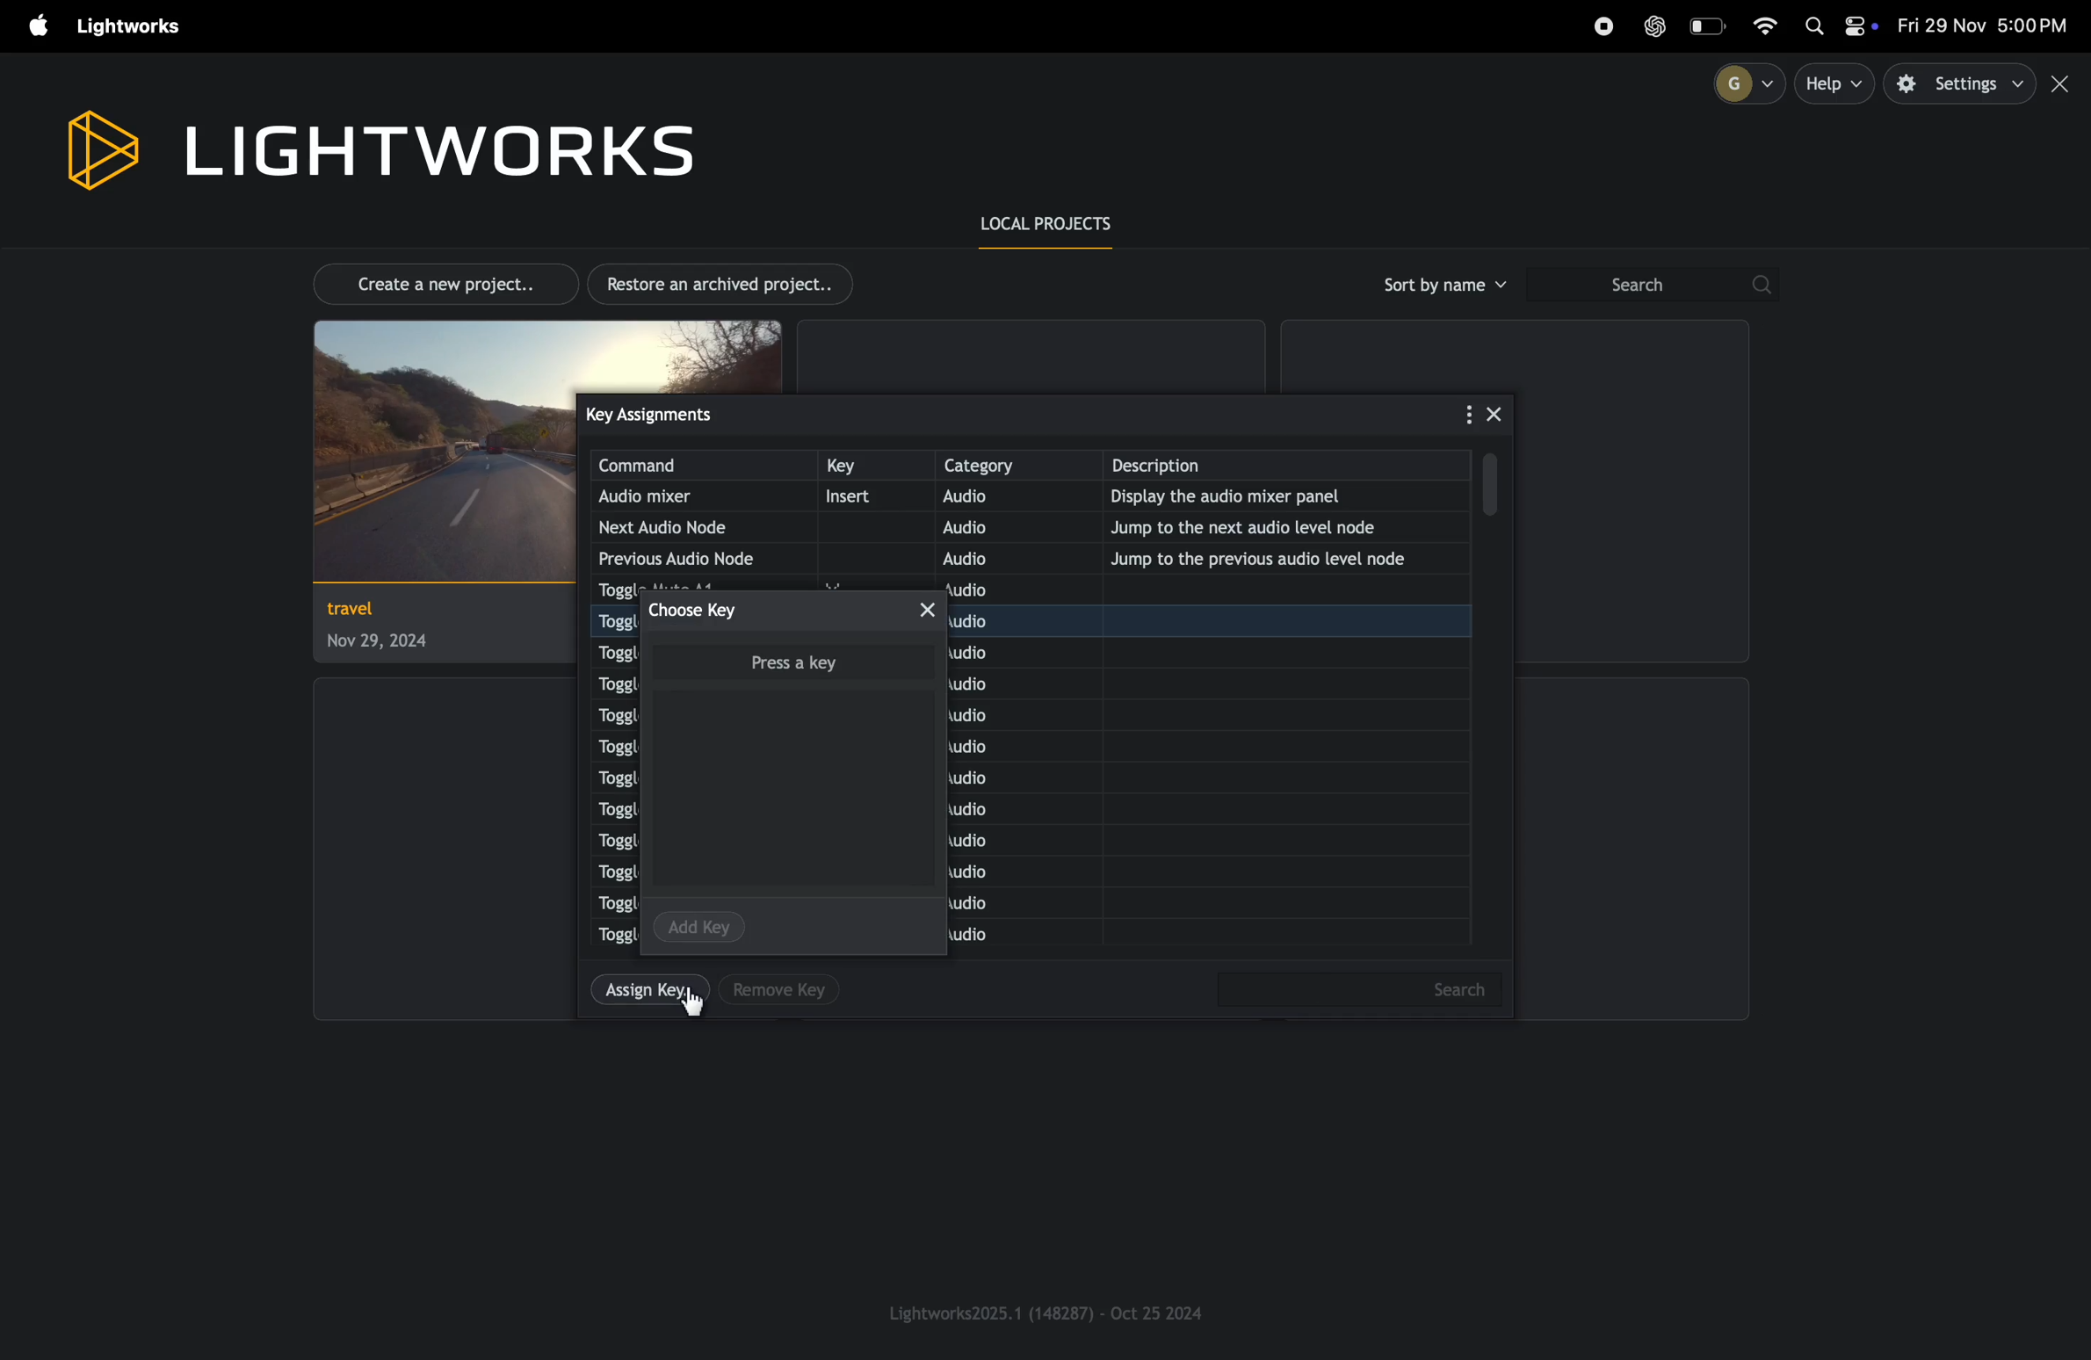 This screenshot has width=2091, height=1360. I want to click on key, so click(871, 467).